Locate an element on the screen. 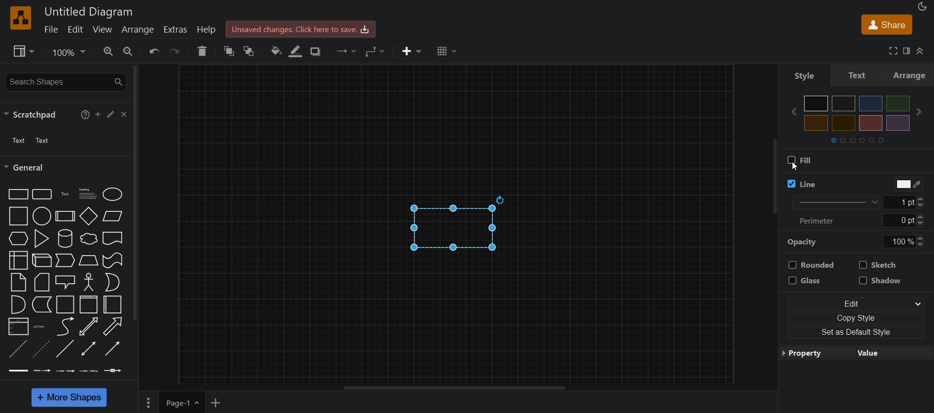 The width and height of the screenshot is (934, 413). edit is located at coordinates (111, 115).